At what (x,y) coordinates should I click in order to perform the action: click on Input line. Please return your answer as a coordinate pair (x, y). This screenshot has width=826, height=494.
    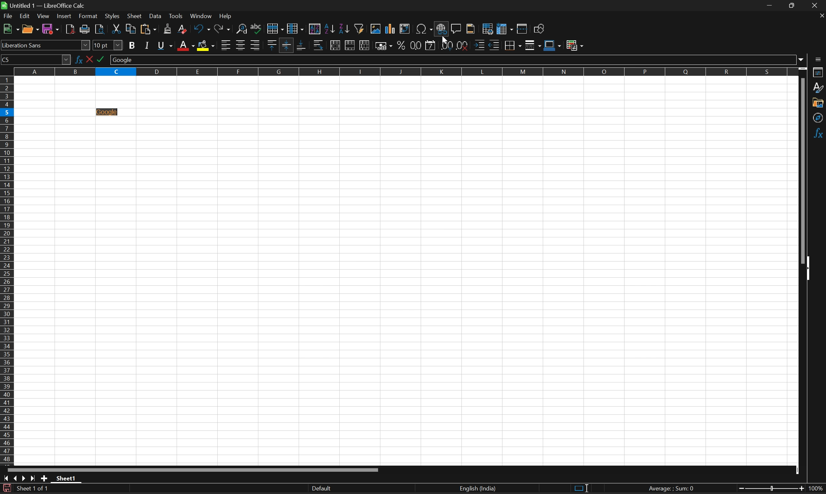
    Looking at the image, I should click on (453, 59).